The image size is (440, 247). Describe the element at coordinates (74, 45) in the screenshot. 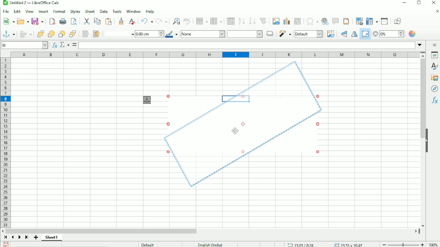

I see `Formula` at that location.